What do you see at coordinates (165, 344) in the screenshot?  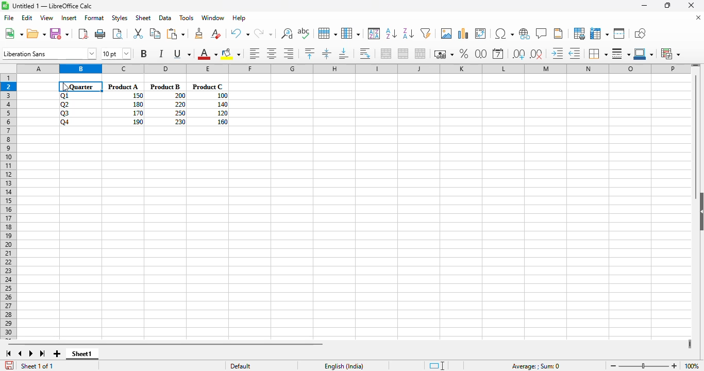 I see `horizontal scroll bar` at bounding box center [165, 344].